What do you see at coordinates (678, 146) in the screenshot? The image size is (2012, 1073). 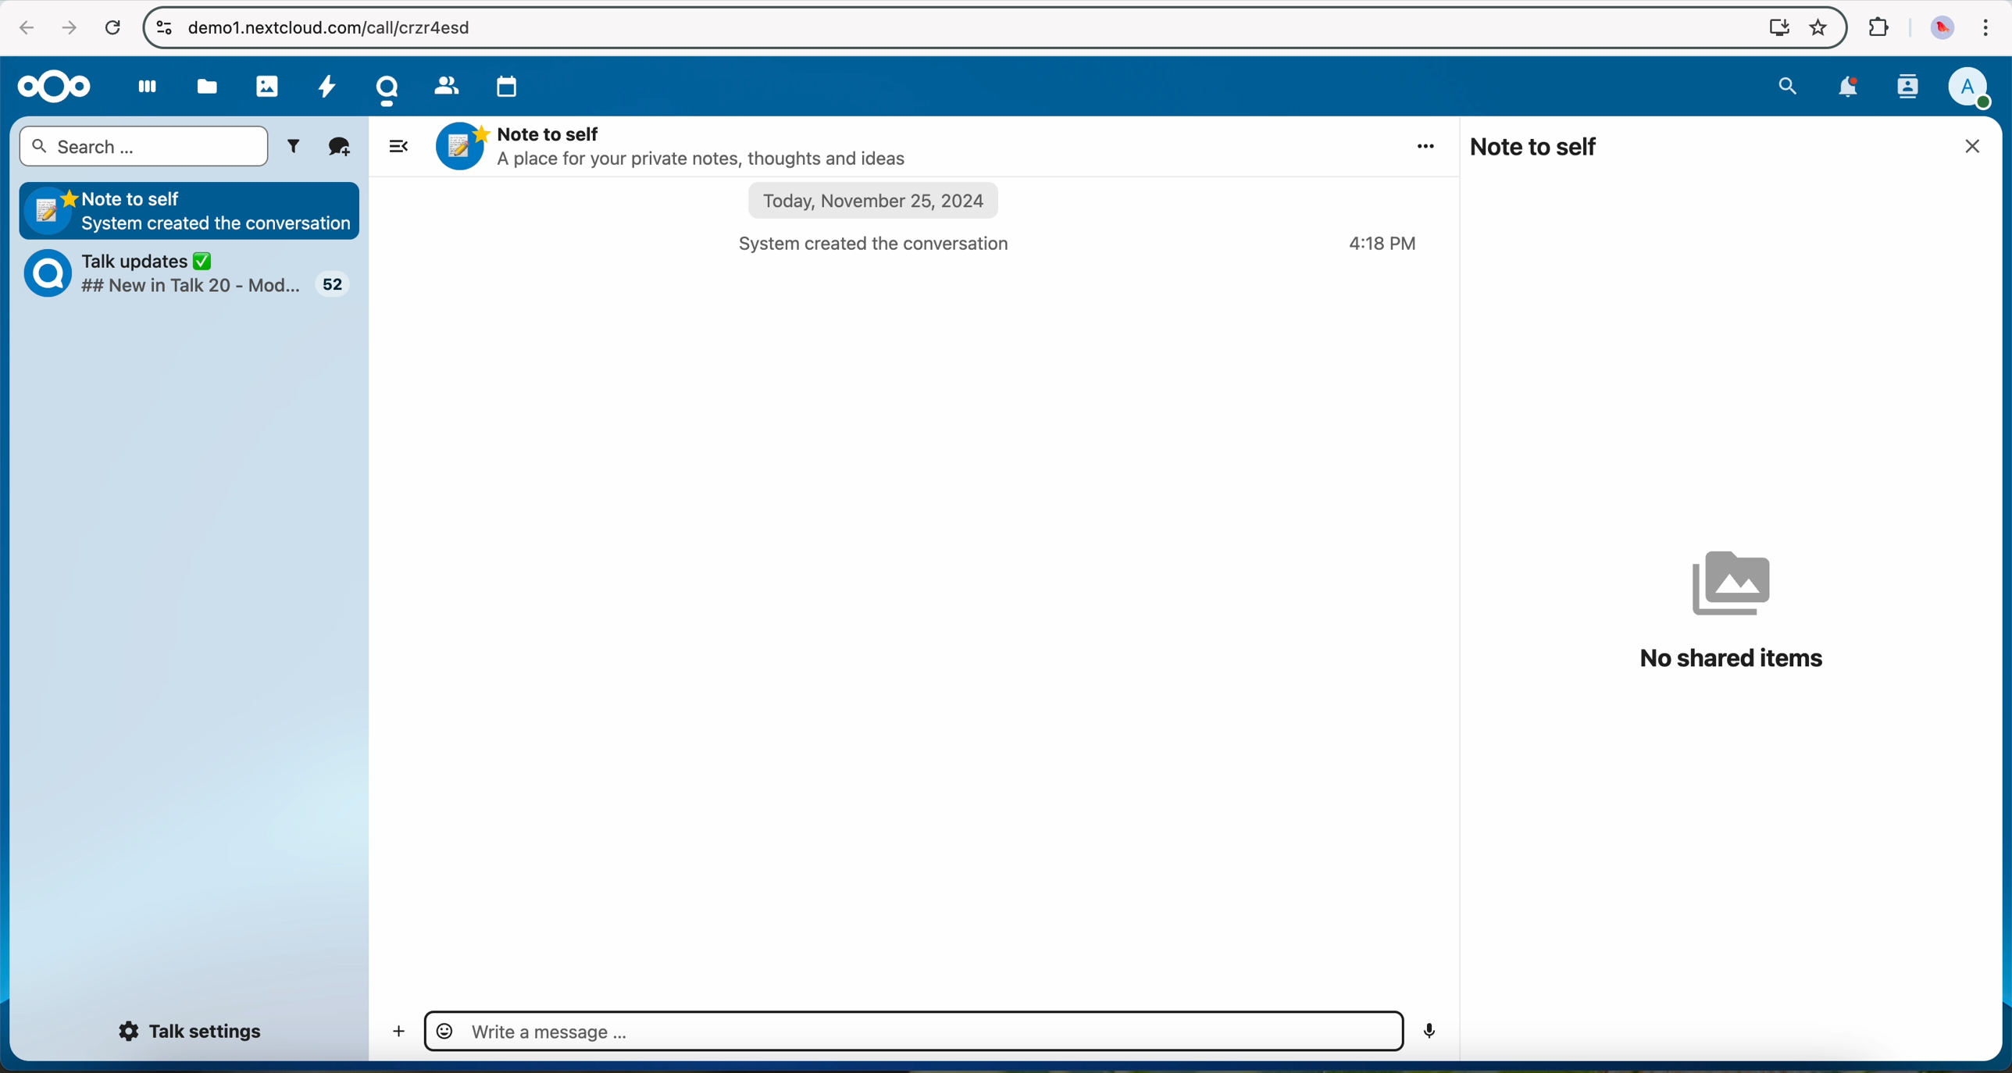 I see `Note to self` at bounding box center [678, 146].